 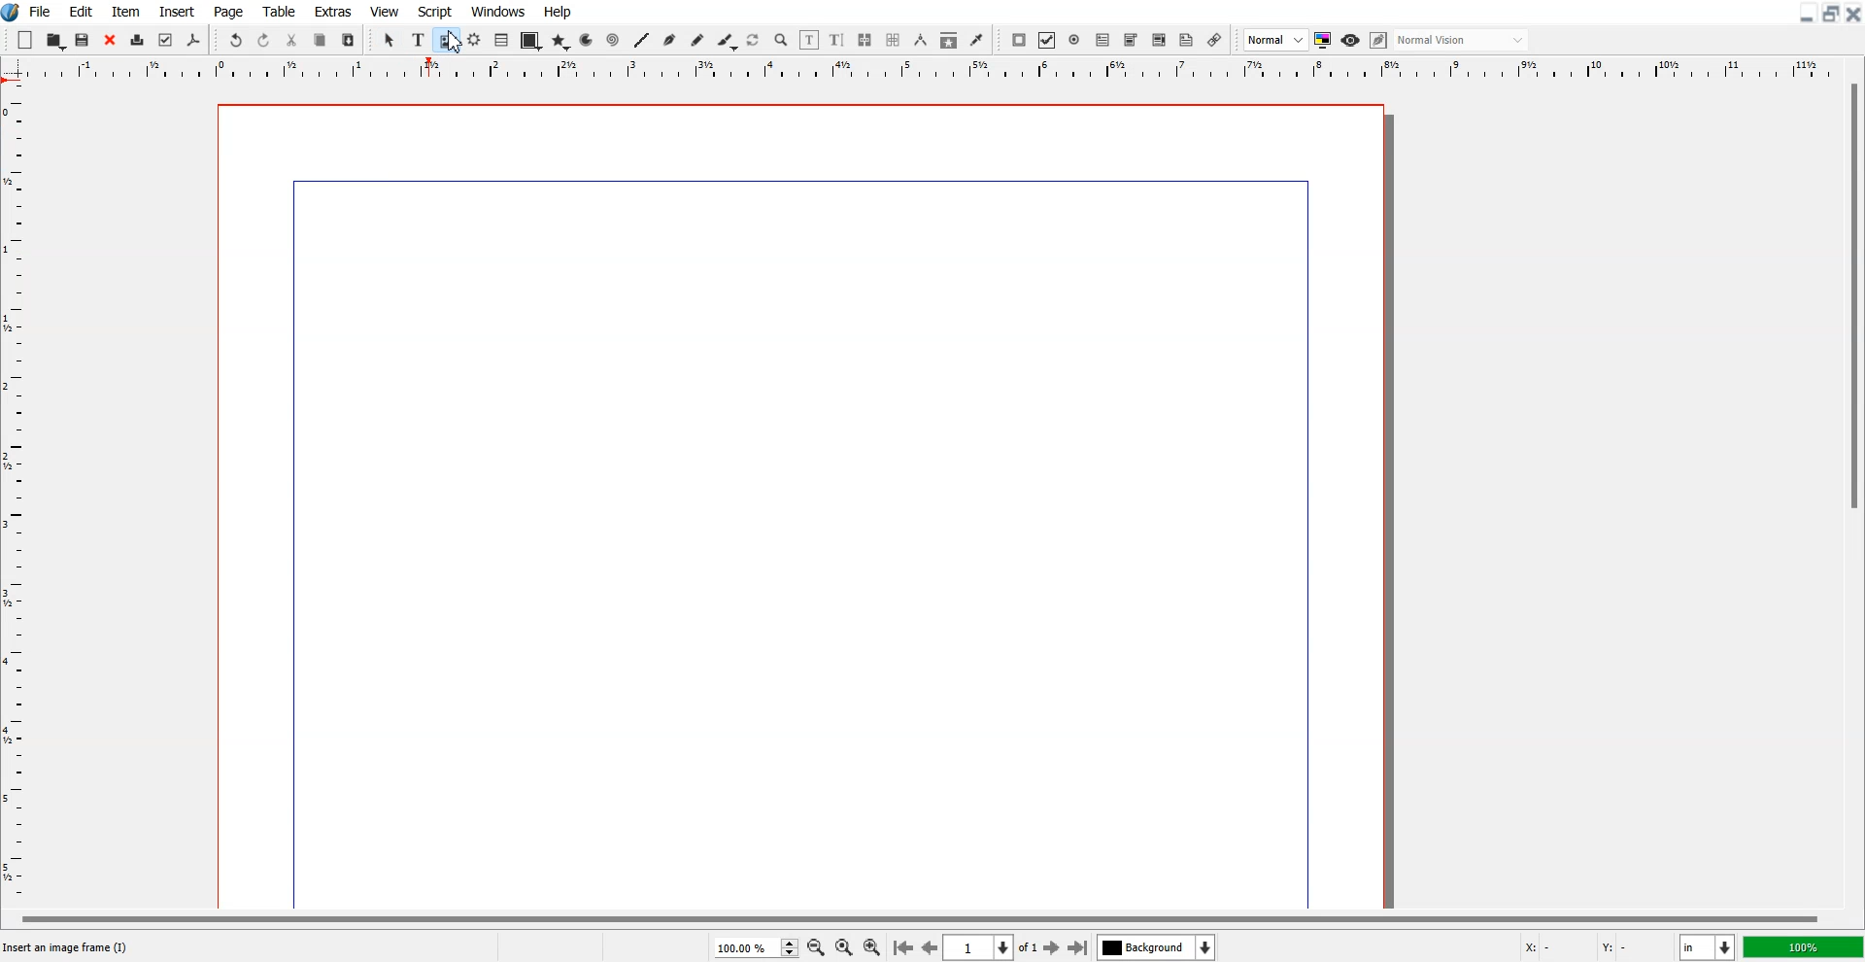 I want to click on Page, so click(x=230, y=11).